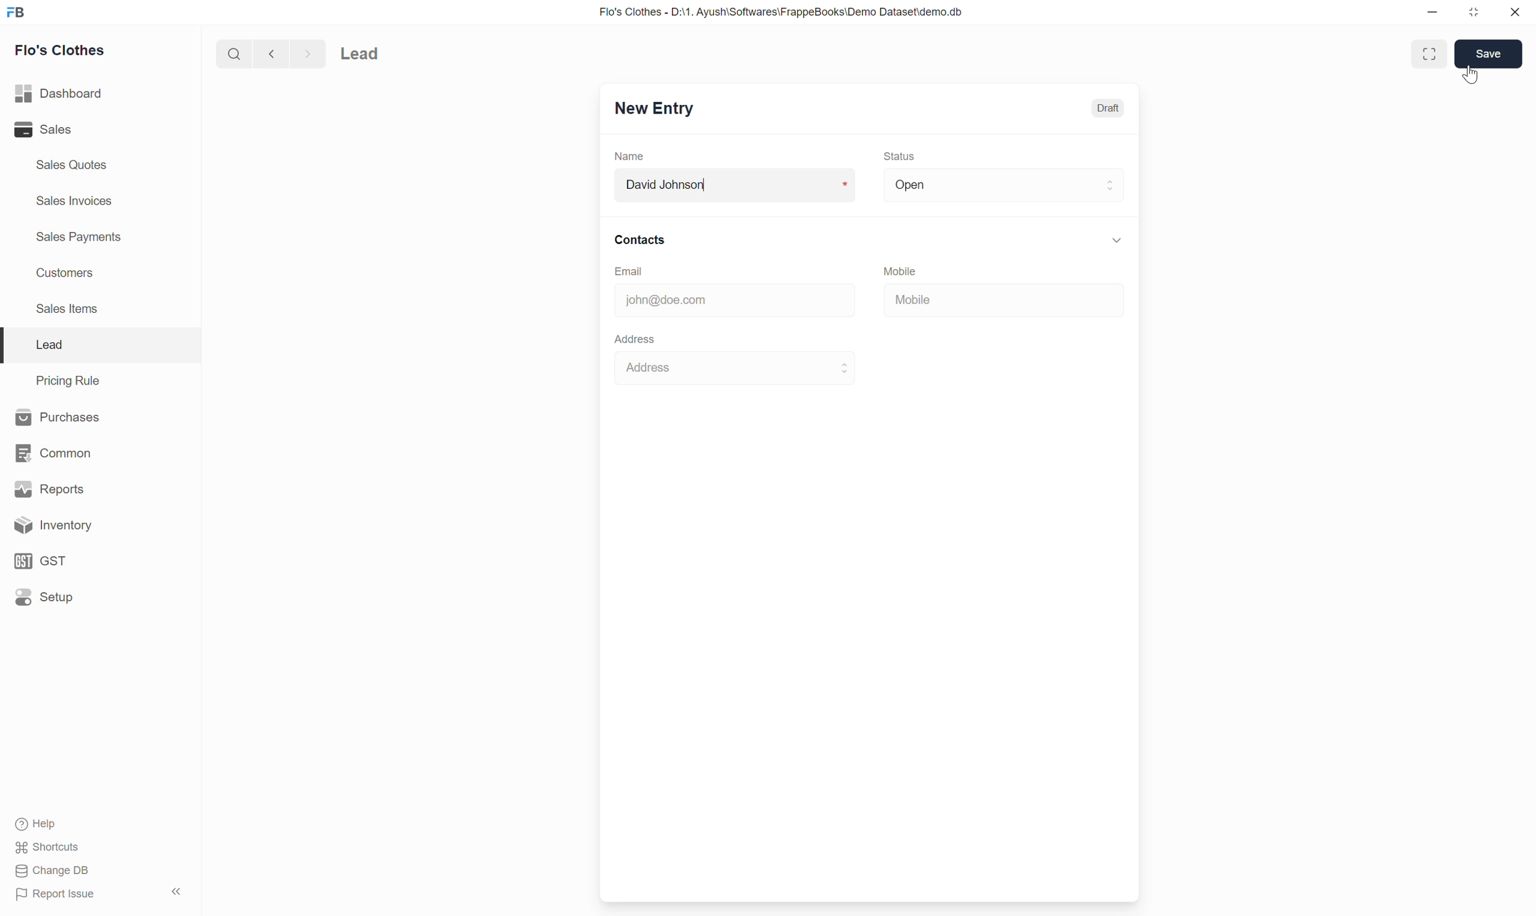 This screenshot has width=1536, height=916. I want to click on  Report Issue, so click(57, 894).